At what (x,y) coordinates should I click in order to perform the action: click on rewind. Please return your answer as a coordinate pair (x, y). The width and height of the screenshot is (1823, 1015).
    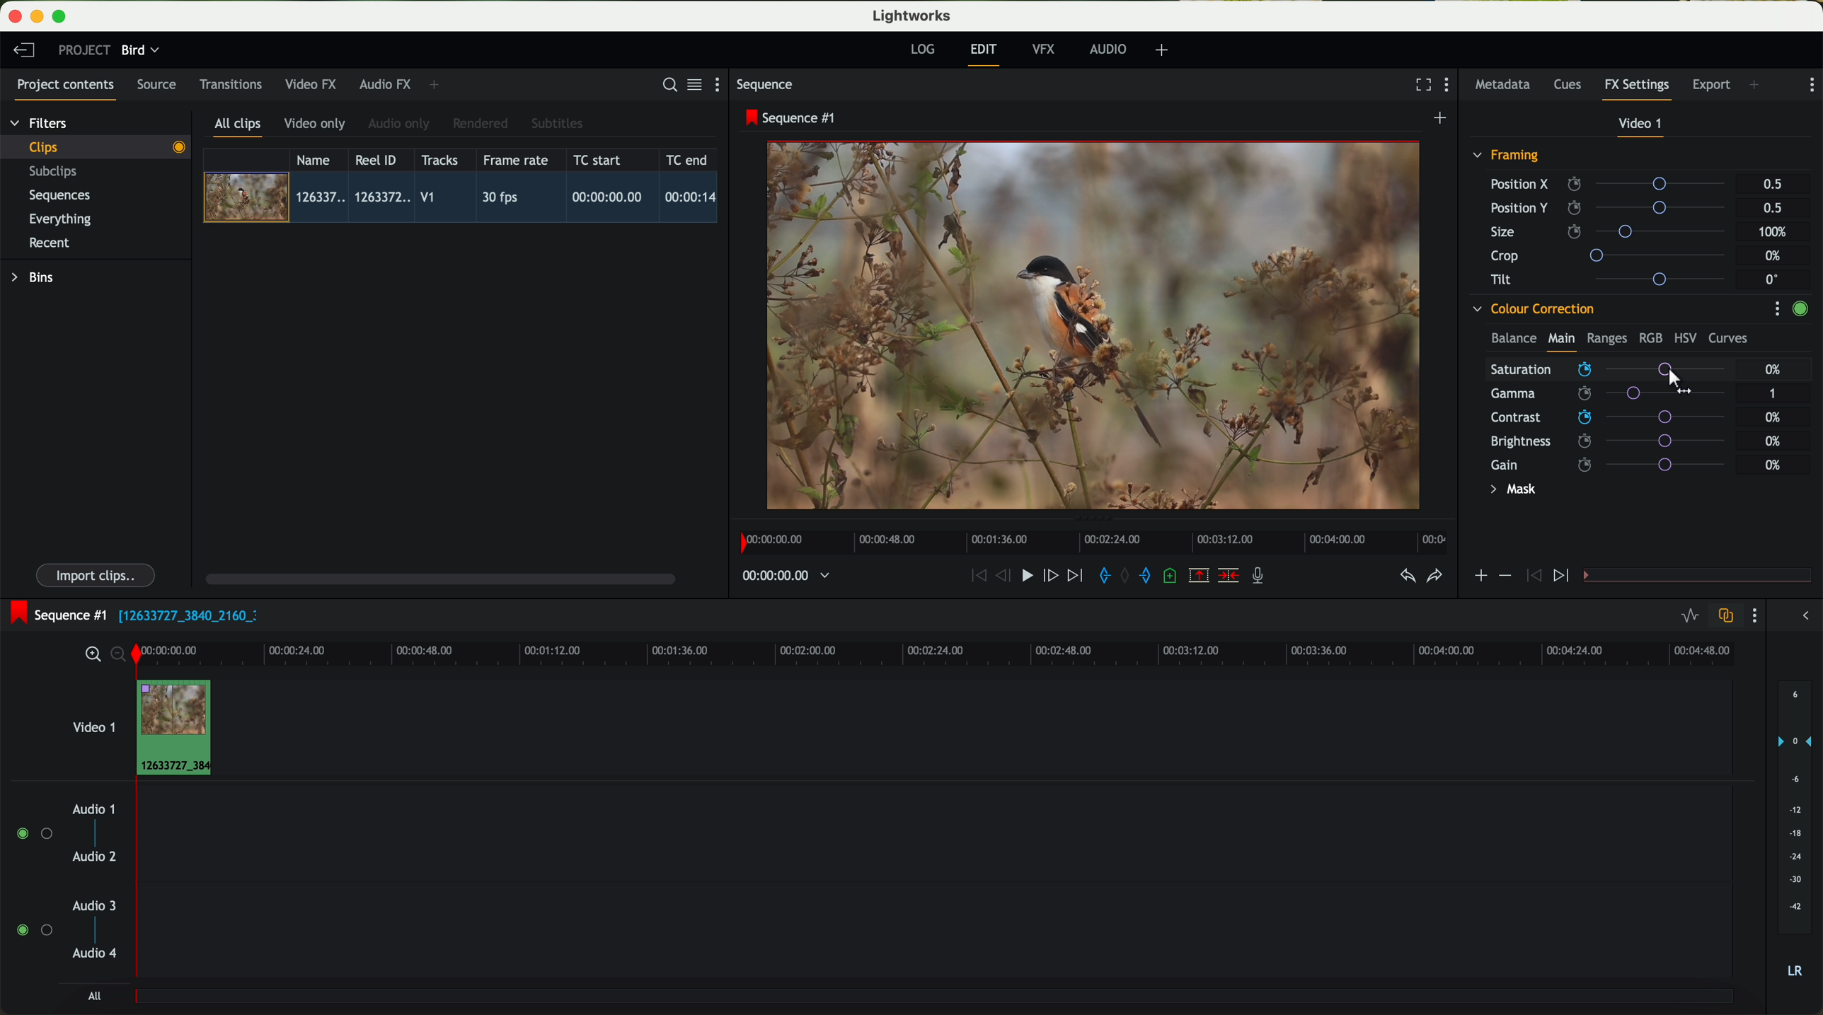
    Looking at the image, I should click on (977, 576).